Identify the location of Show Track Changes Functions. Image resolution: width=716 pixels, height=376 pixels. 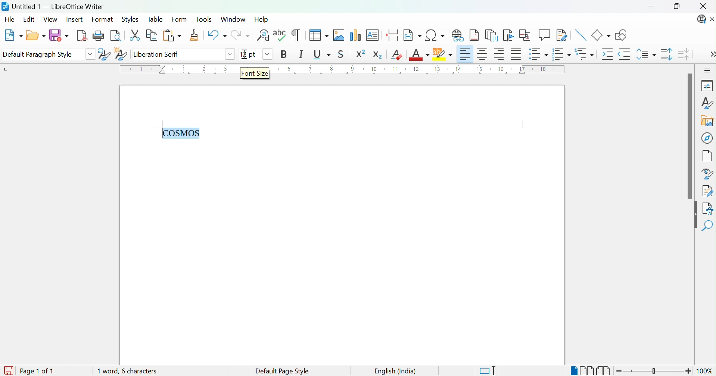
(562, 35).